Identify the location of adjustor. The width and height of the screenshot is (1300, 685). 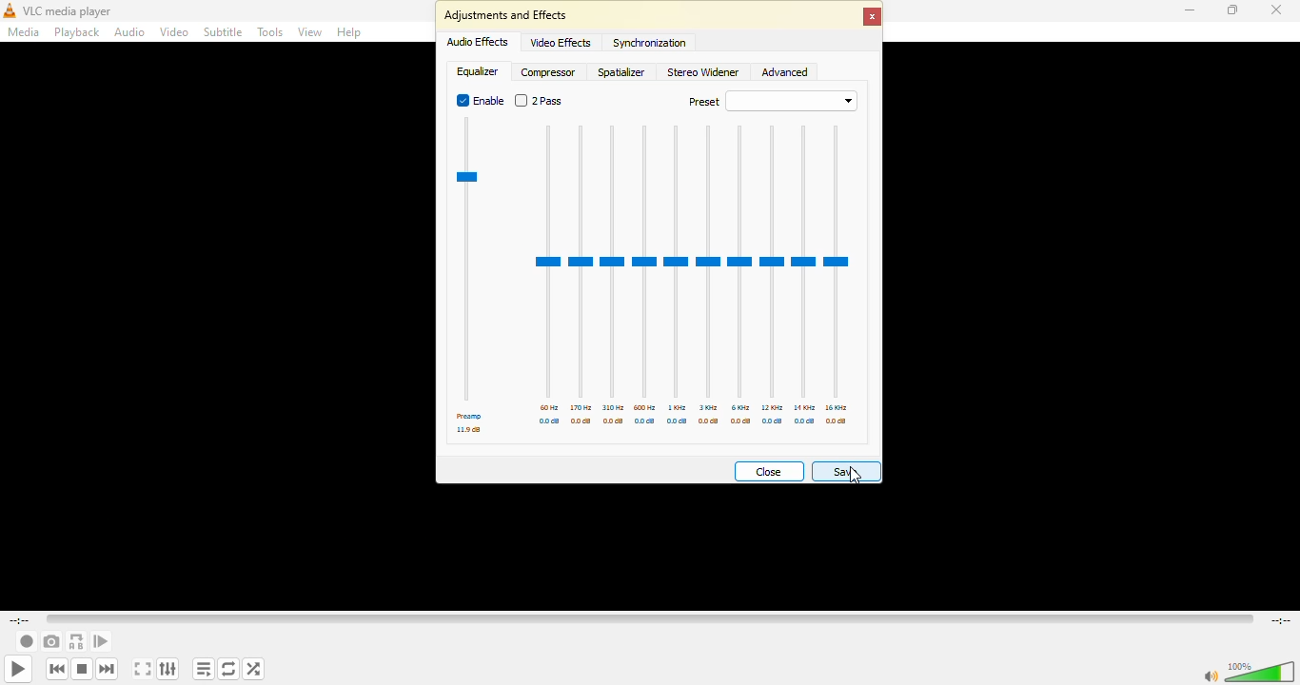
(710, 263).